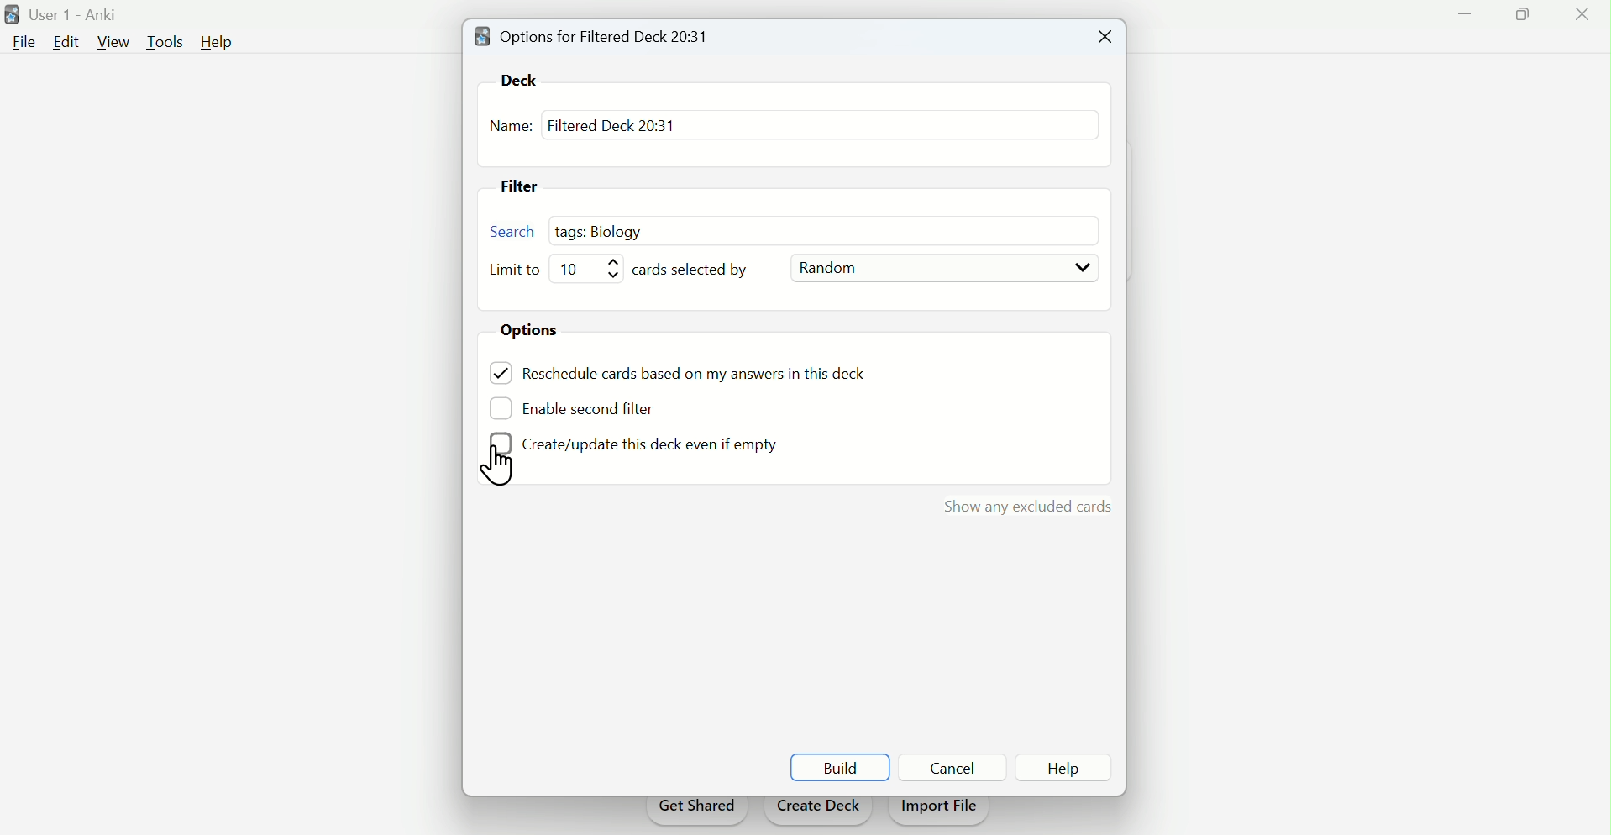 This screenshot has height=835, width=1611. What do you see at coordinates (517, 270) in the screenshot?
I see `Limit to` at bounding box center [517, 270].